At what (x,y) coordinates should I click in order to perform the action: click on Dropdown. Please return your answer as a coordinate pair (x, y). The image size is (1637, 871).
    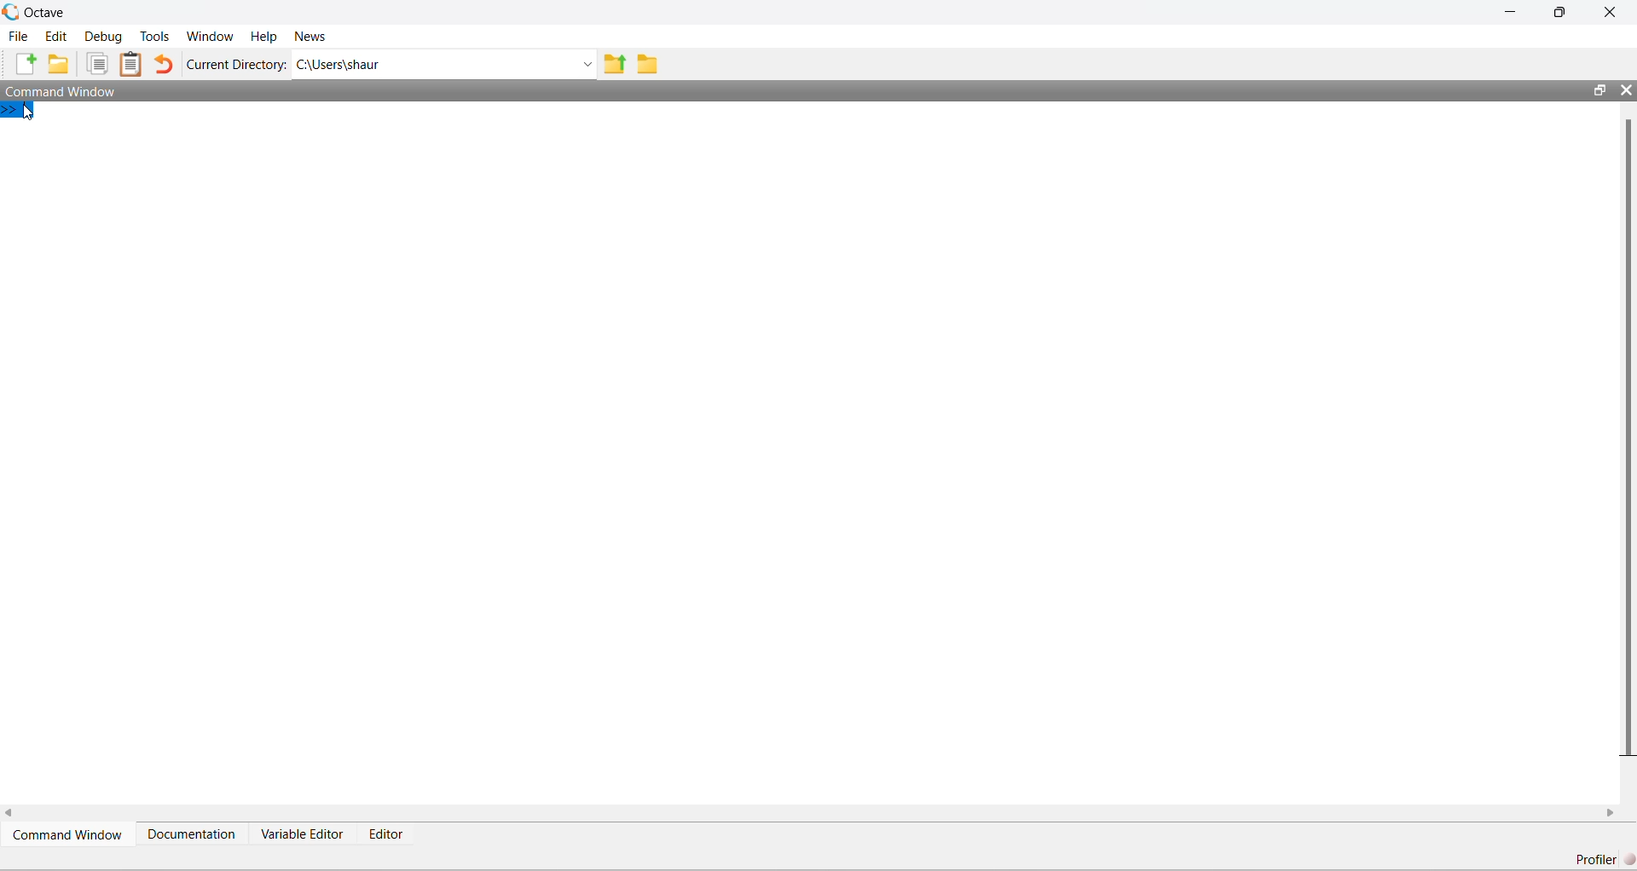
    Looking at the image, I should click on (585, 66).